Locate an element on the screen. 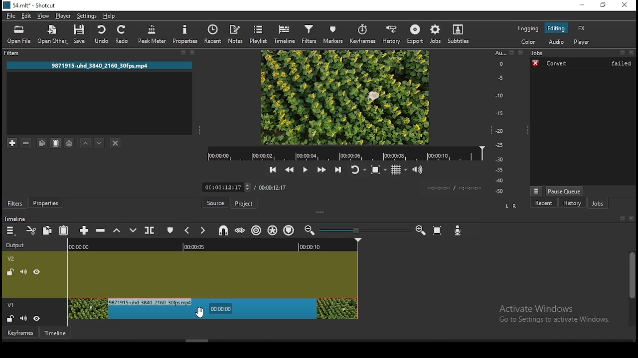  player is located at coordinates (582, 41).